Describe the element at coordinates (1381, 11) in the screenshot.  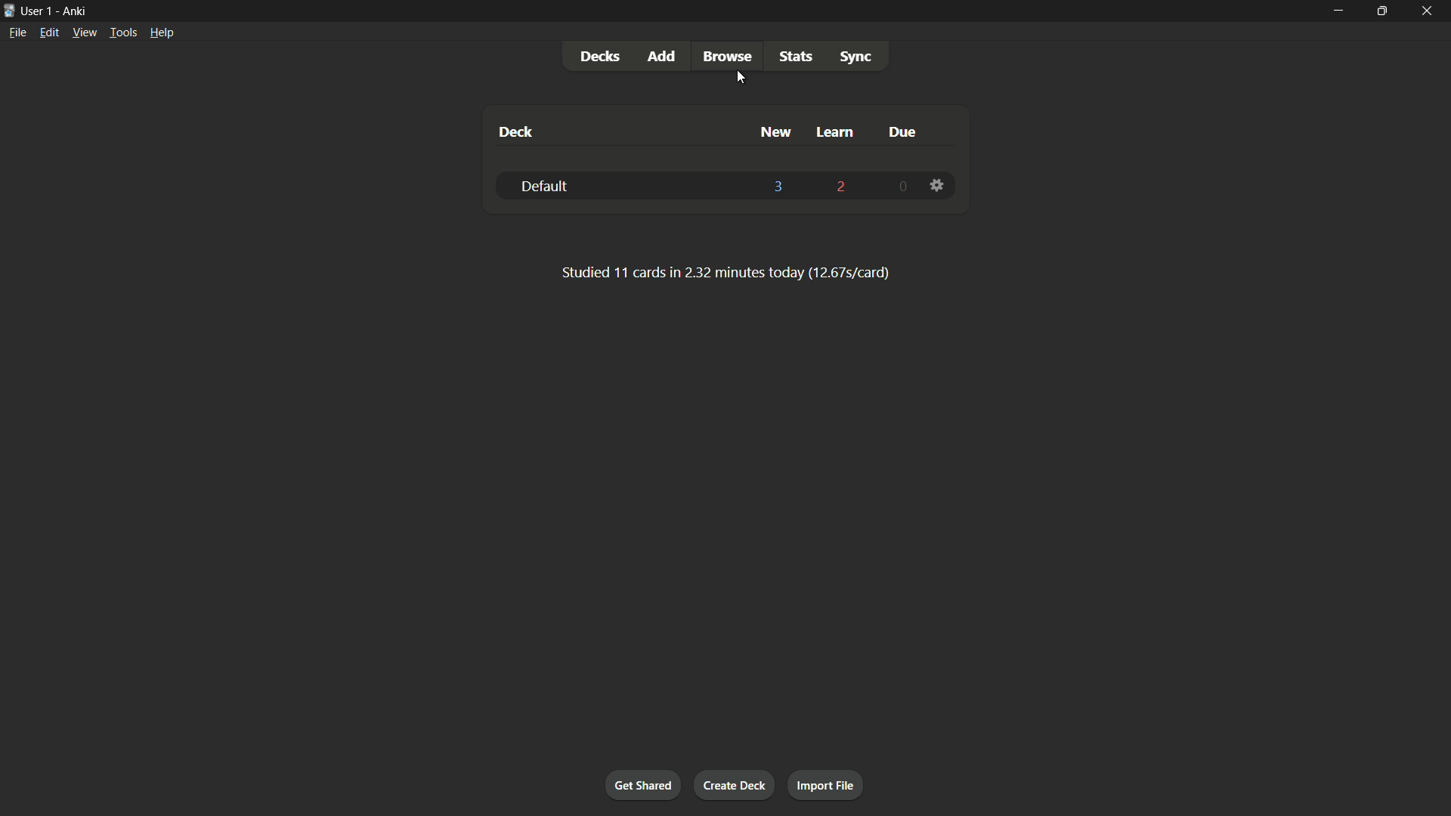
I see `maximize` at that location.